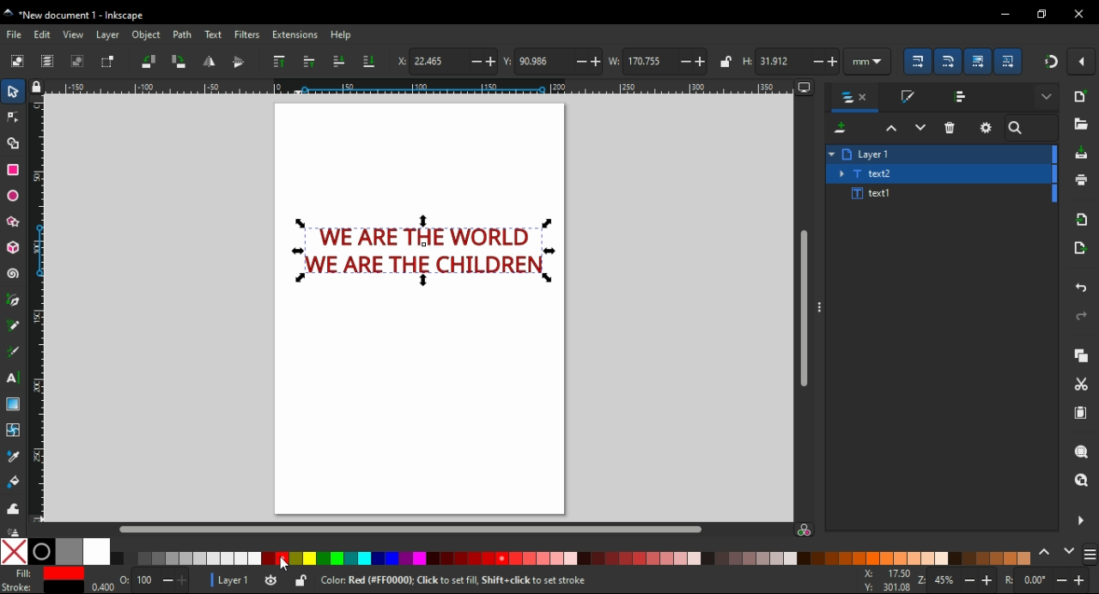 Image resolution: width=1099 pixels, height=594 pixels. What do you see at coordinates (15, 117) in the screenshot?
I see `node tool` at bounding box center [15, 117].